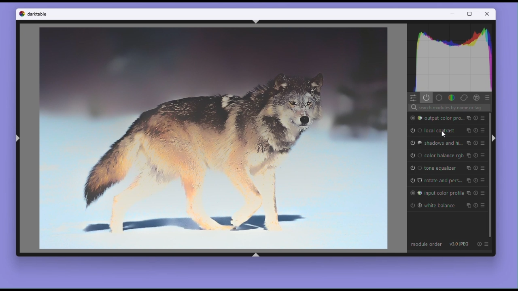  What do you see at coordinates (487, 97) in the screenshot?
I see `Preset` at bounding box center [487, 97].